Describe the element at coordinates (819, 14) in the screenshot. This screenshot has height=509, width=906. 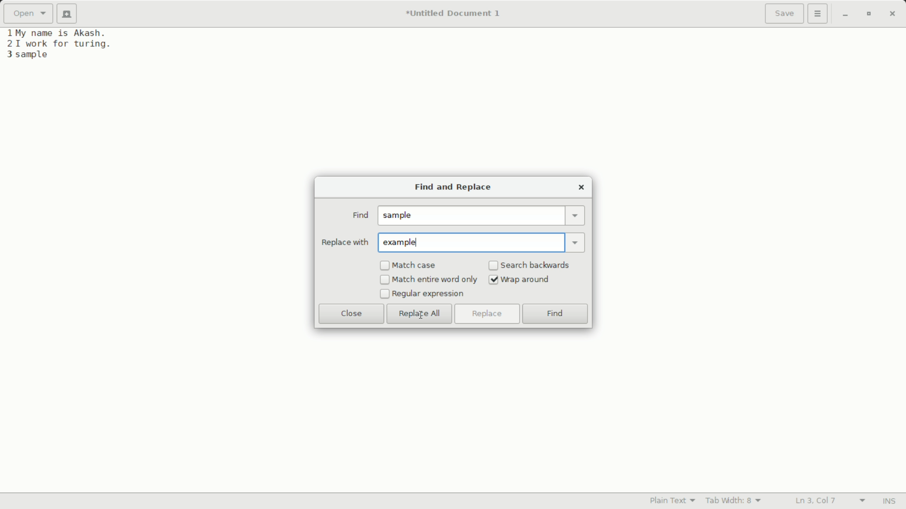
I see `more options` at that location.